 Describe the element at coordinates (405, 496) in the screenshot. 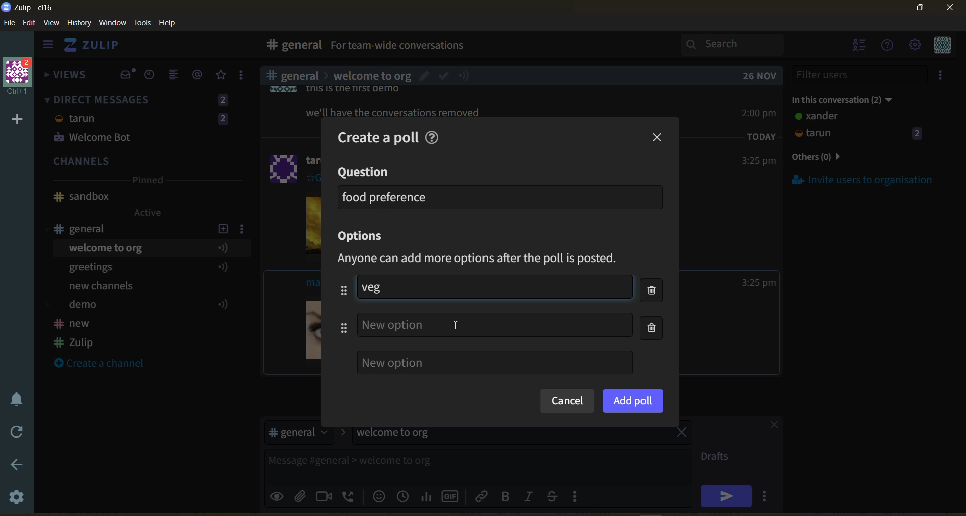

I see `add global time` at that location.